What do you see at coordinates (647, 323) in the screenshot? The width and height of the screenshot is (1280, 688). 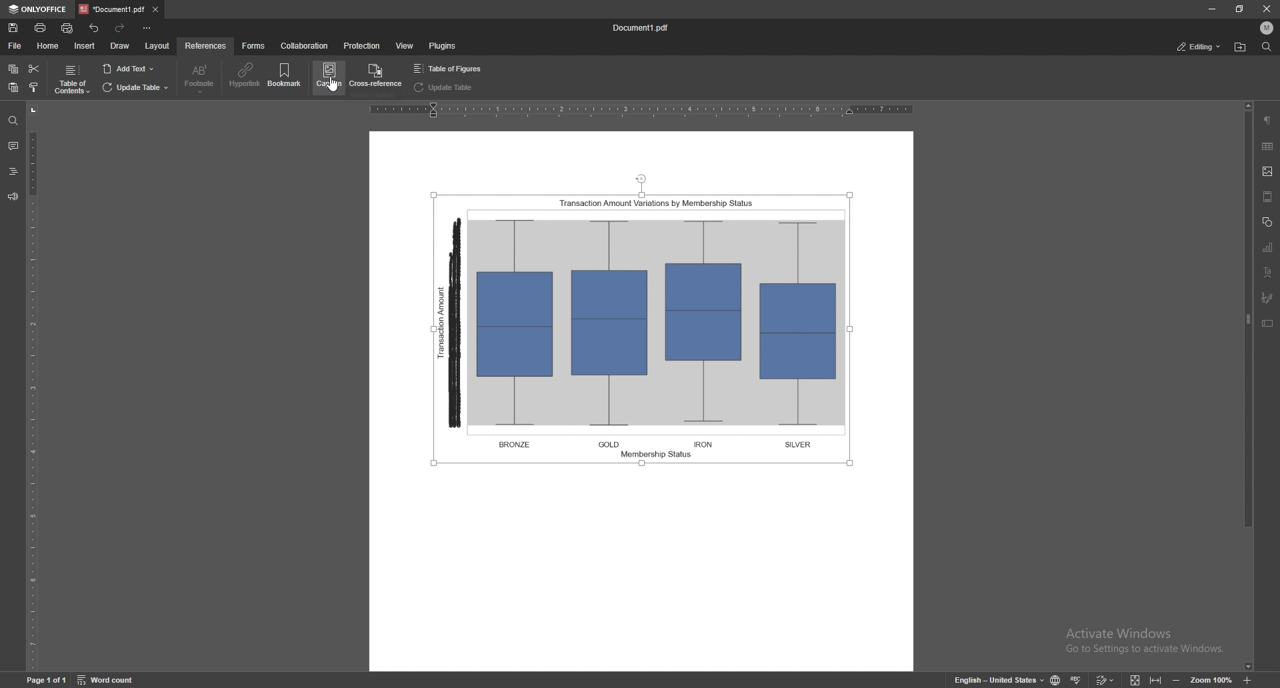 I see `figure` at bounding box center [647, 323].